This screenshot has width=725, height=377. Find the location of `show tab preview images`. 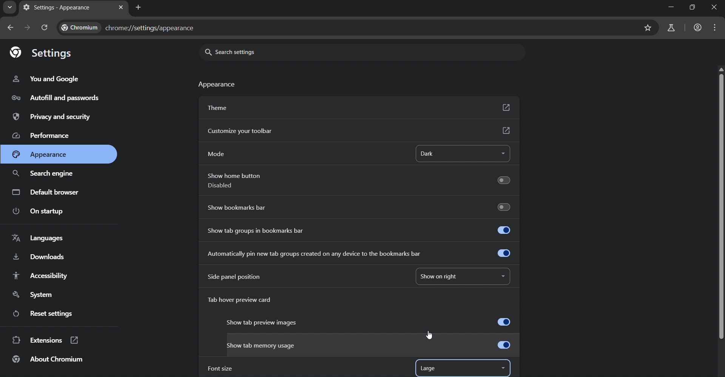

show tab preview images is located at coordinates (370, 323).